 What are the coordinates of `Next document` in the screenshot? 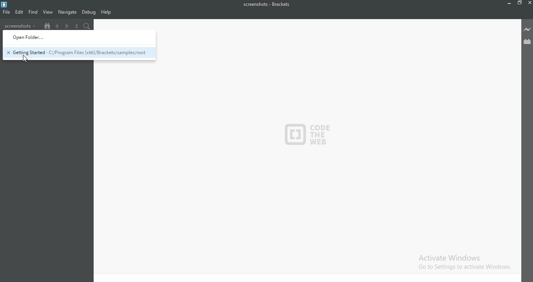 It's located at (67, 25).